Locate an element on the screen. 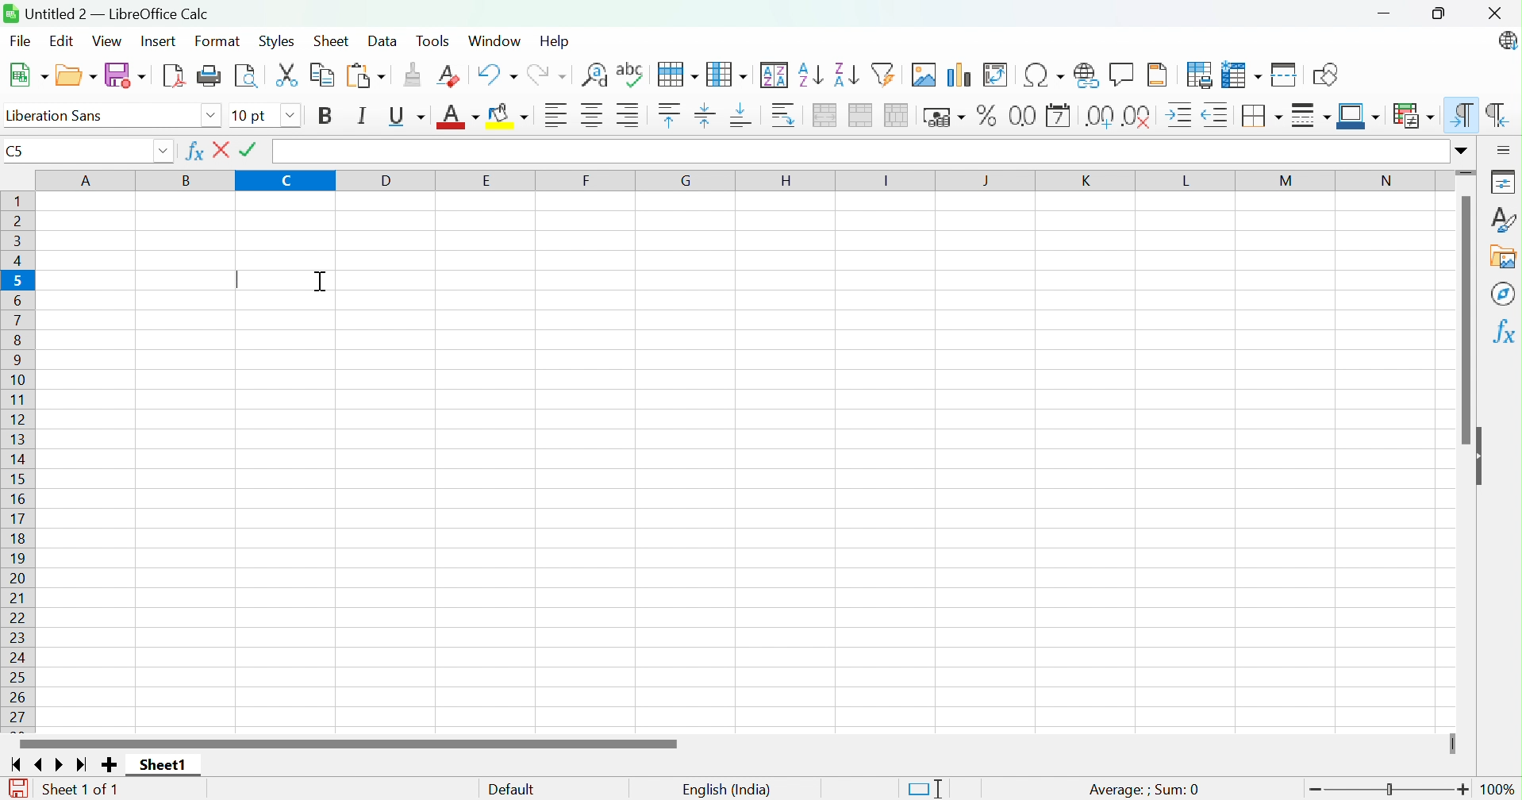 The width and height of the screenshot is (1522, 800). Insert comment is located at coordinates (1124, 74).